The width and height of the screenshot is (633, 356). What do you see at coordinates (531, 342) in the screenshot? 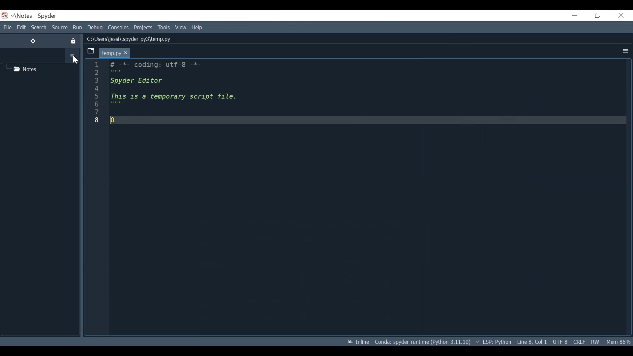
I see `Line 8, Col 1` at bounding box center [531, 342].